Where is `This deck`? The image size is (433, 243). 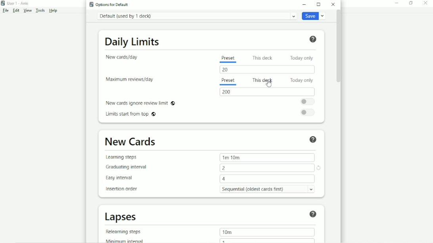 This deck is located at coordinates (263, 79).